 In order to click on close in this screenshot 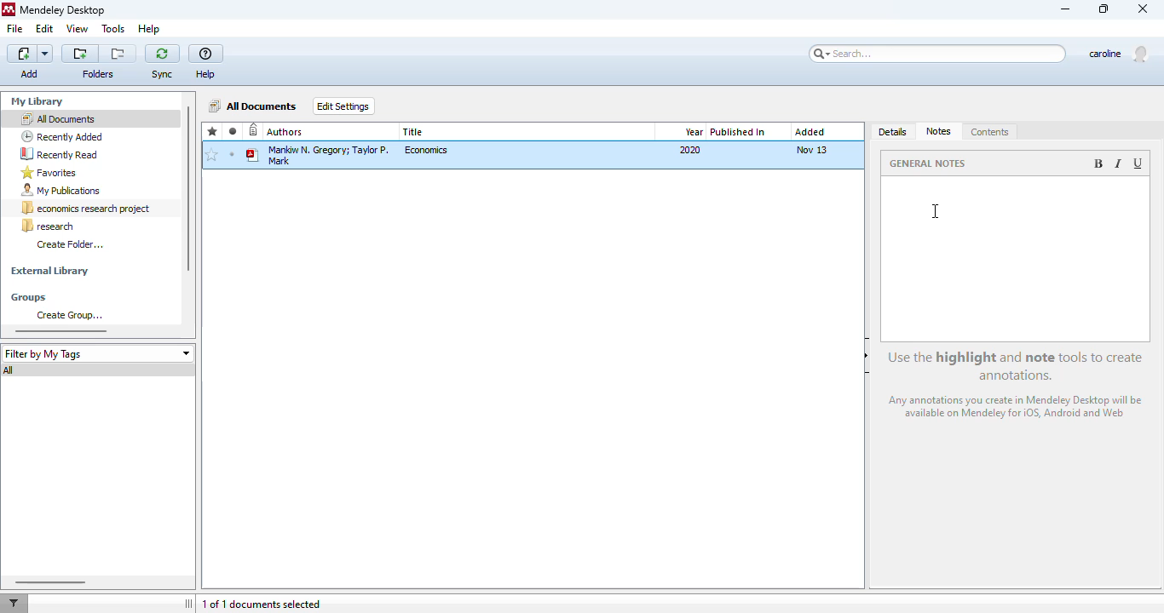, I will do `click(1144, 9)`.